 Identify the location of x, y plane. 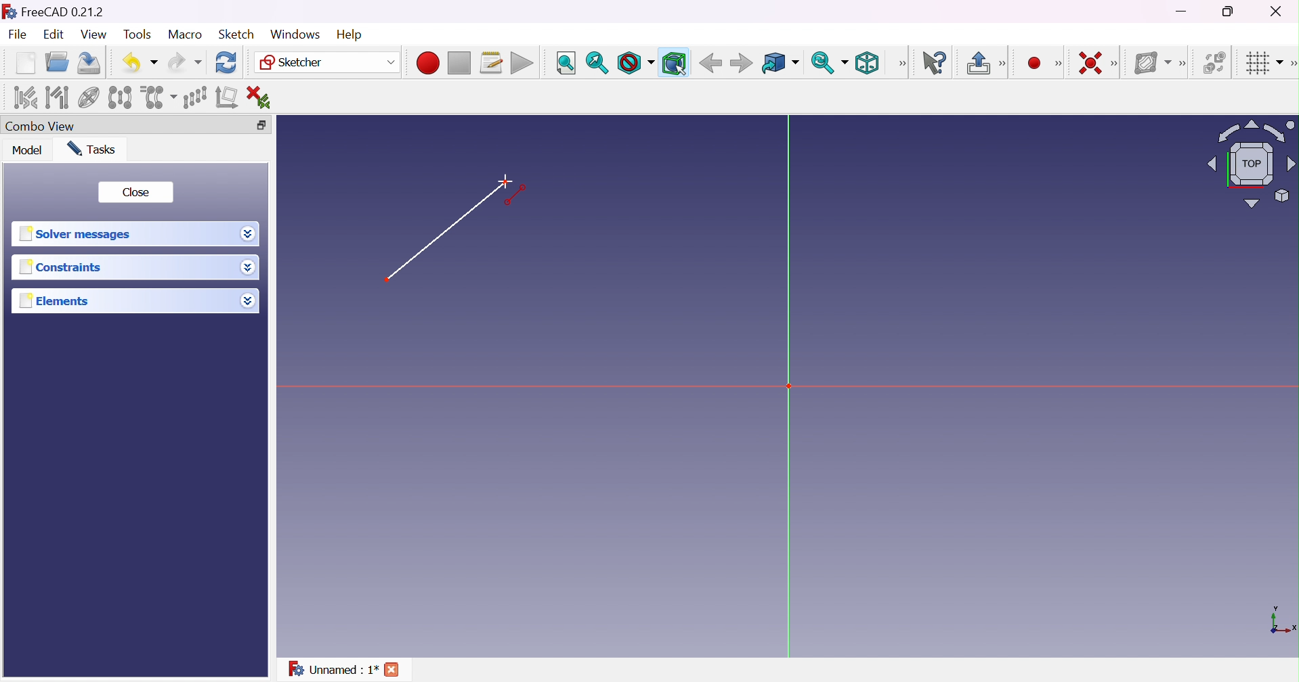
(1283, 621).